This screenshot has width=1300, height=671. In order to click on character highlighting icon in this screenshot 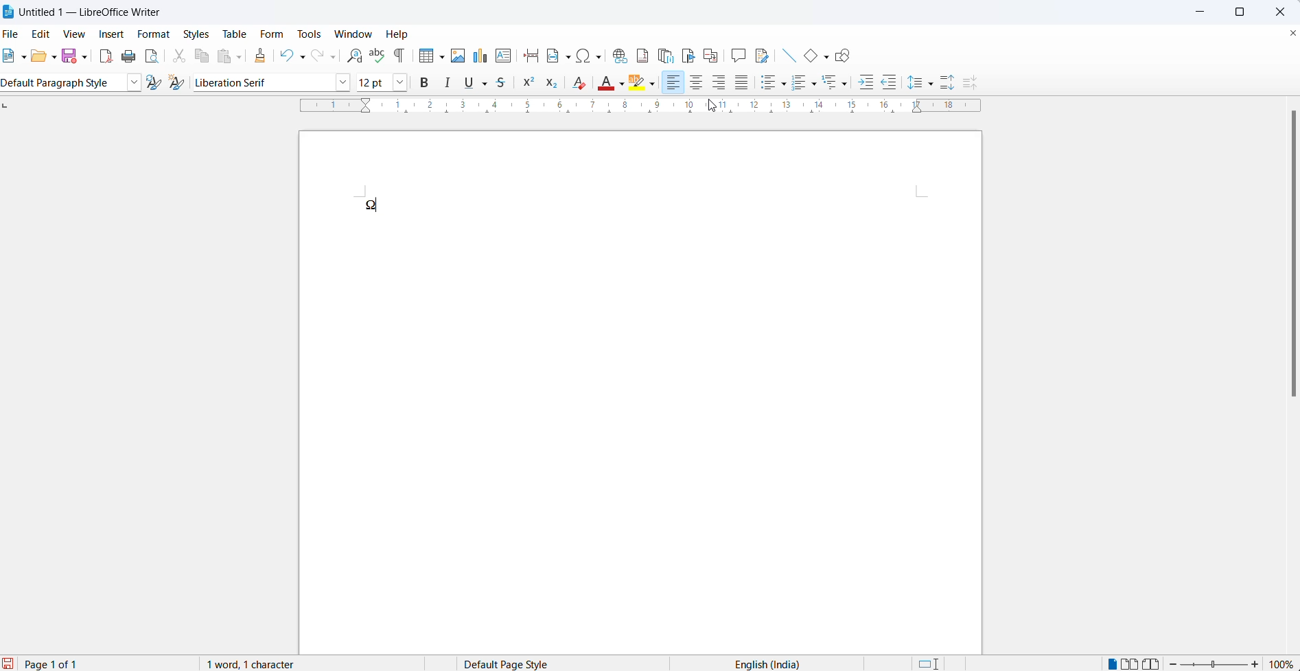, I will do `click(638, 86)`.